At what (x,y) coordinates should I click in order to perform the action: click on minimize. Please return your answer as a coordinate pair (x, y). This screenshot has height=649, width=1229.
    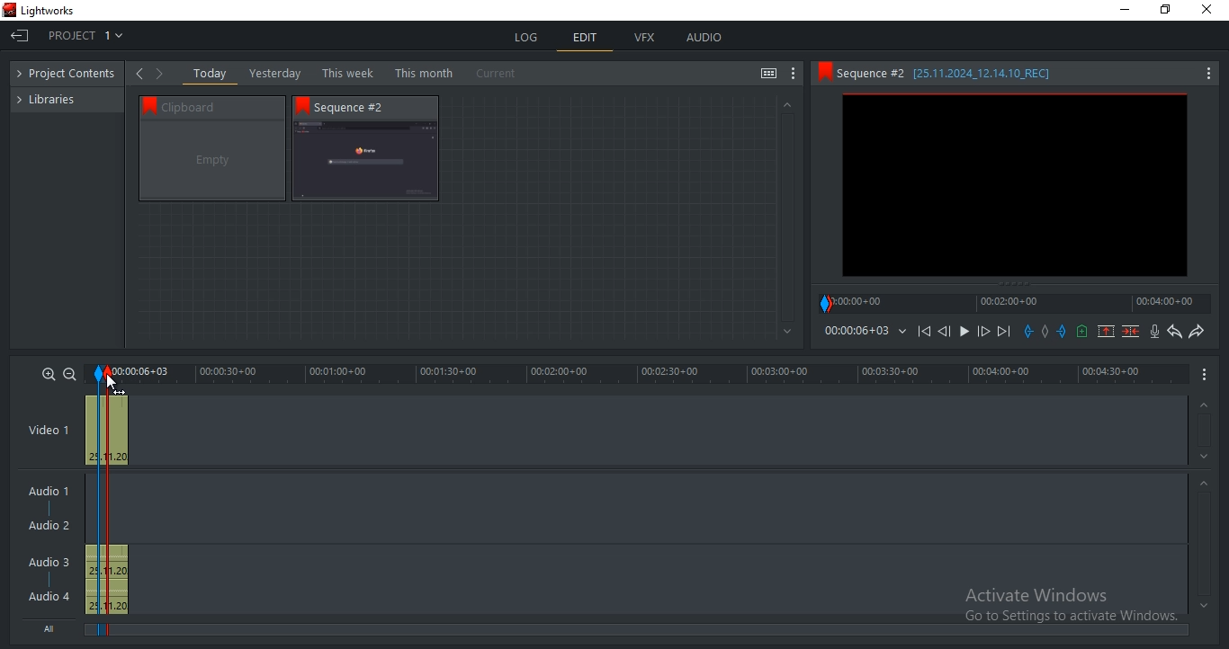
    Looking at the image, I should click on (1126, 10).